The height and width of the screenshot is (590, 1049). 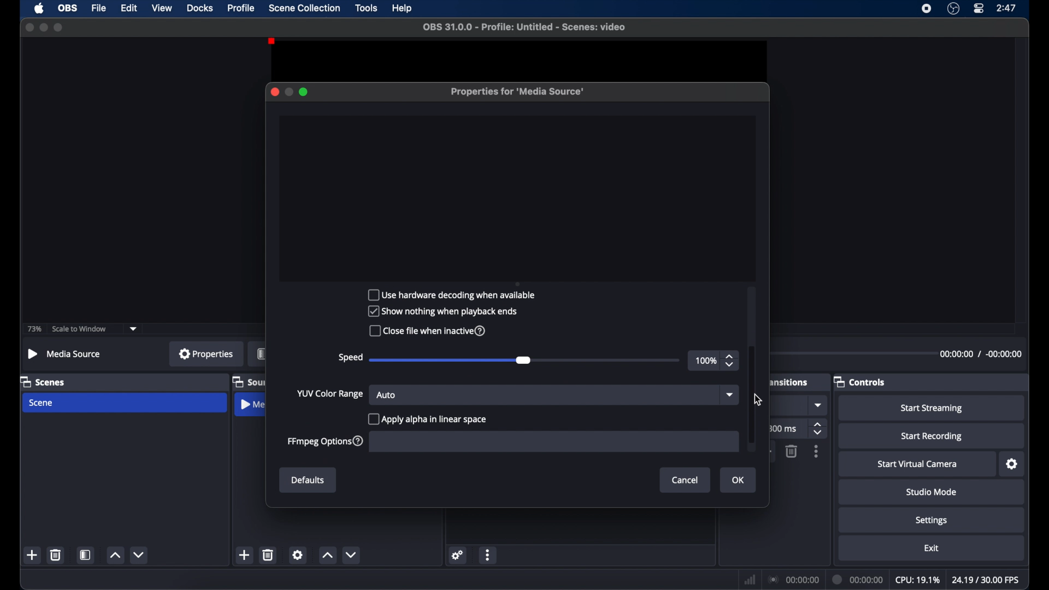 I want to click on scene filters, so click(x=86, y=555).